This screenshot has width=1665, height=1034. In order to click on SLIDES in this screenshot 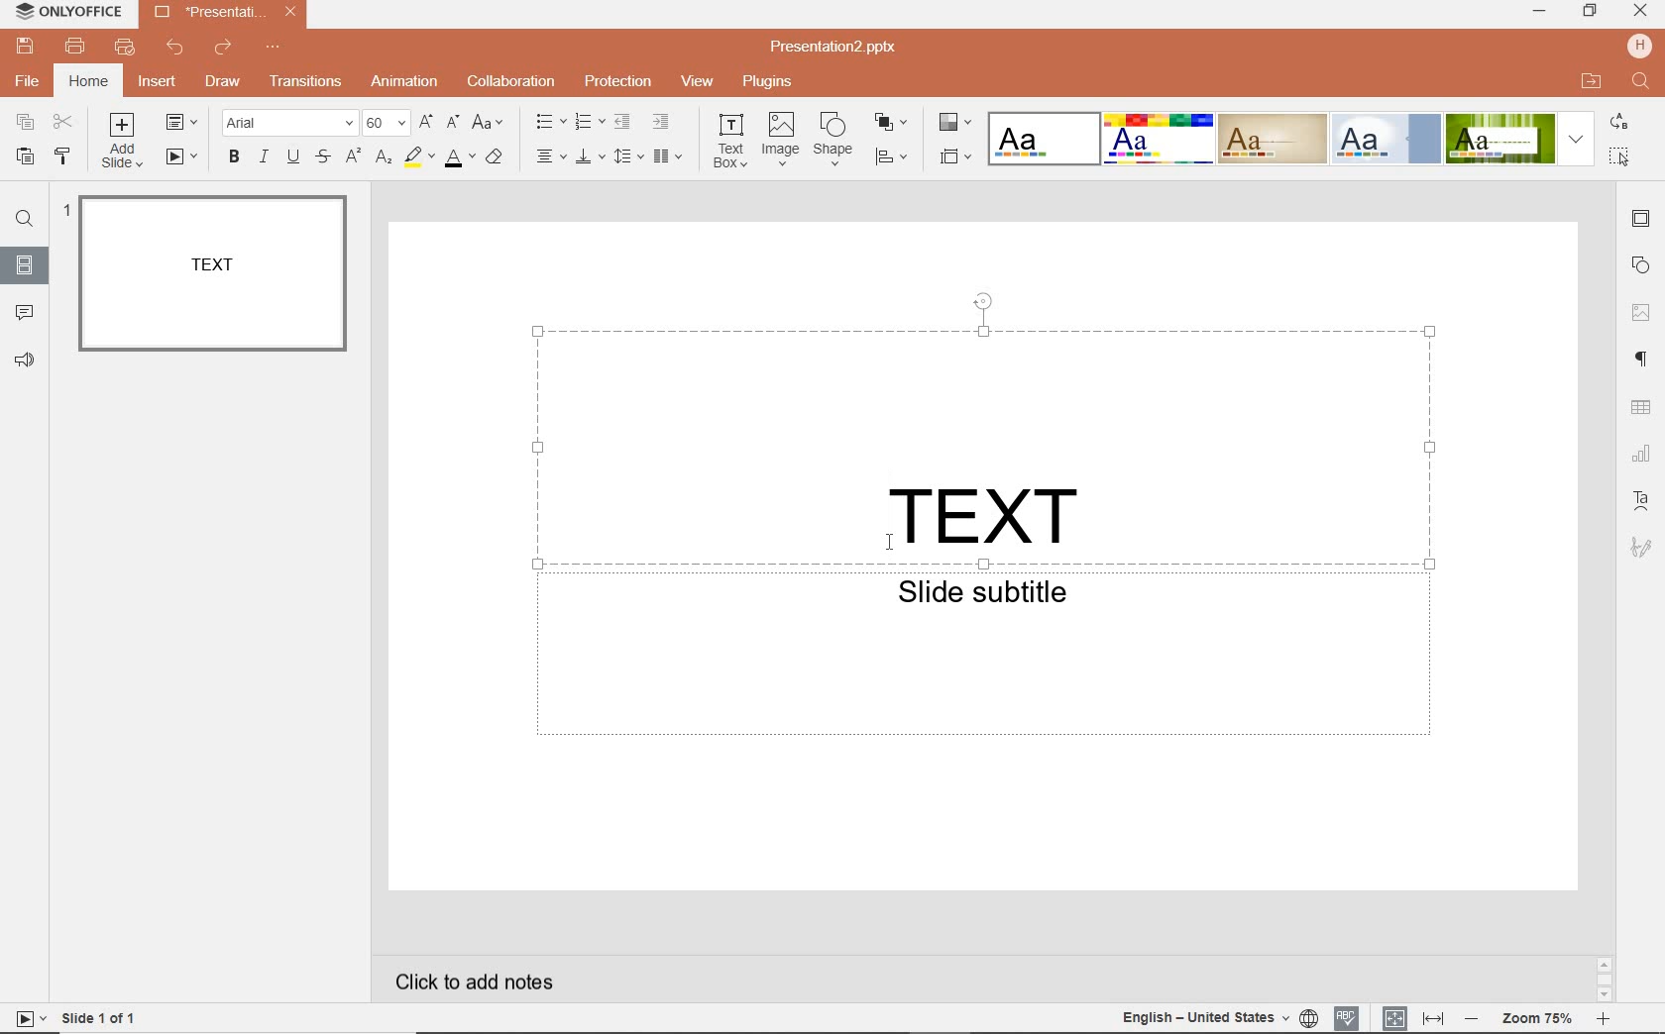, I will do `click(28, 266)`.